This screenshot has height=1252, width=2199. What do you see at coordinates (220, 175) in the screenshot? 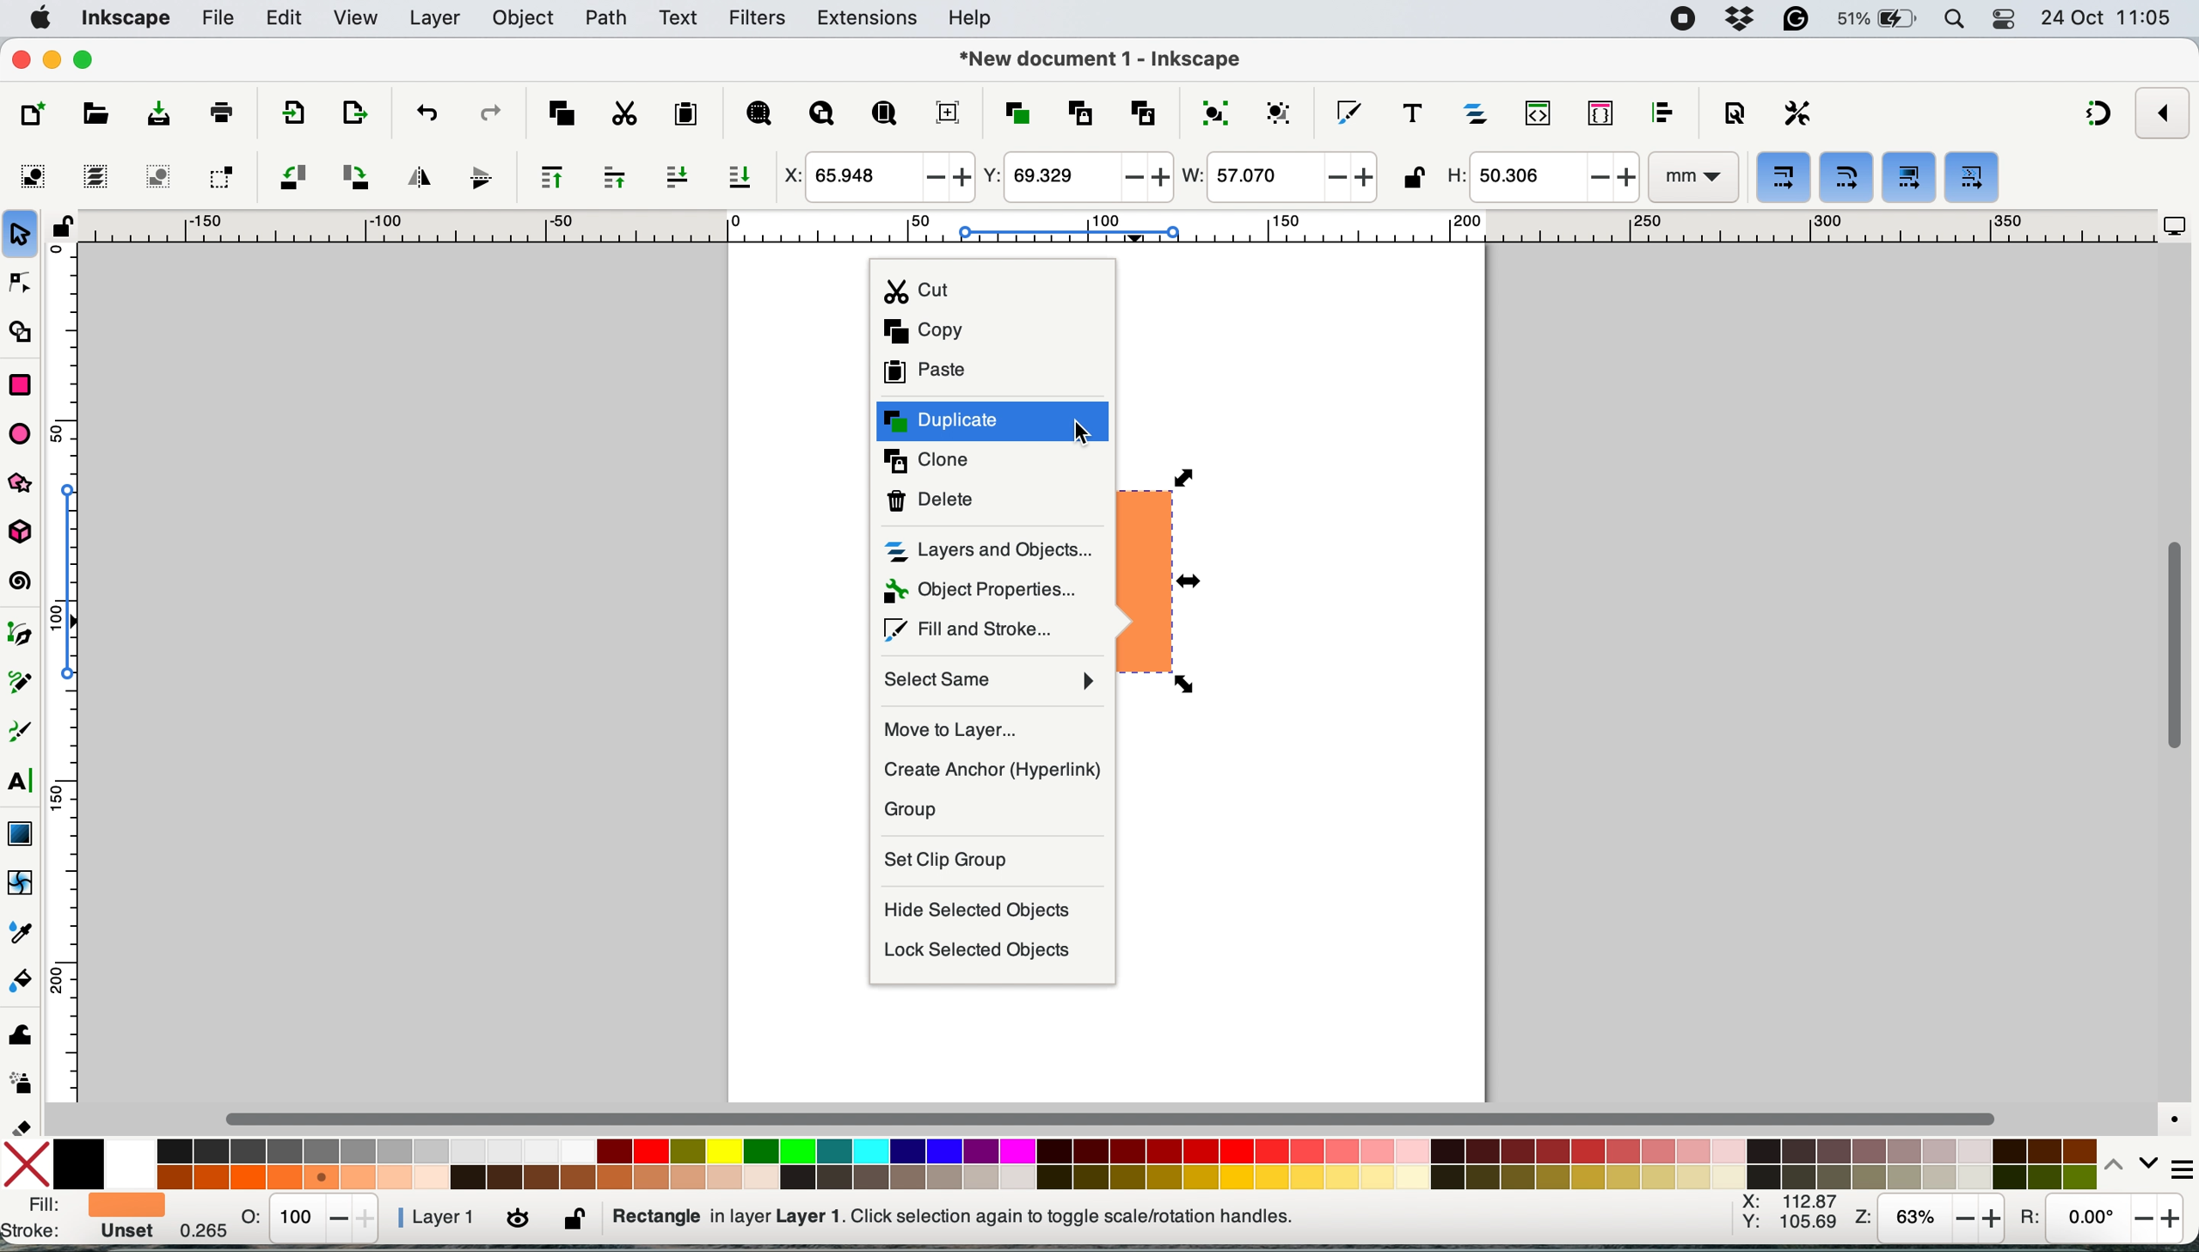
I see `toggle selection box` at bounding box center [220, 175].